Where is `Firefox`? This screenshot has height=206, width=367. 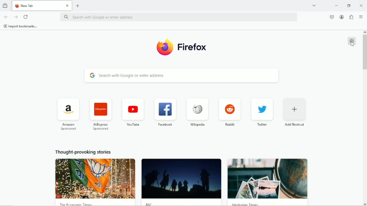
Firefox is located at coordinates (194, 48).